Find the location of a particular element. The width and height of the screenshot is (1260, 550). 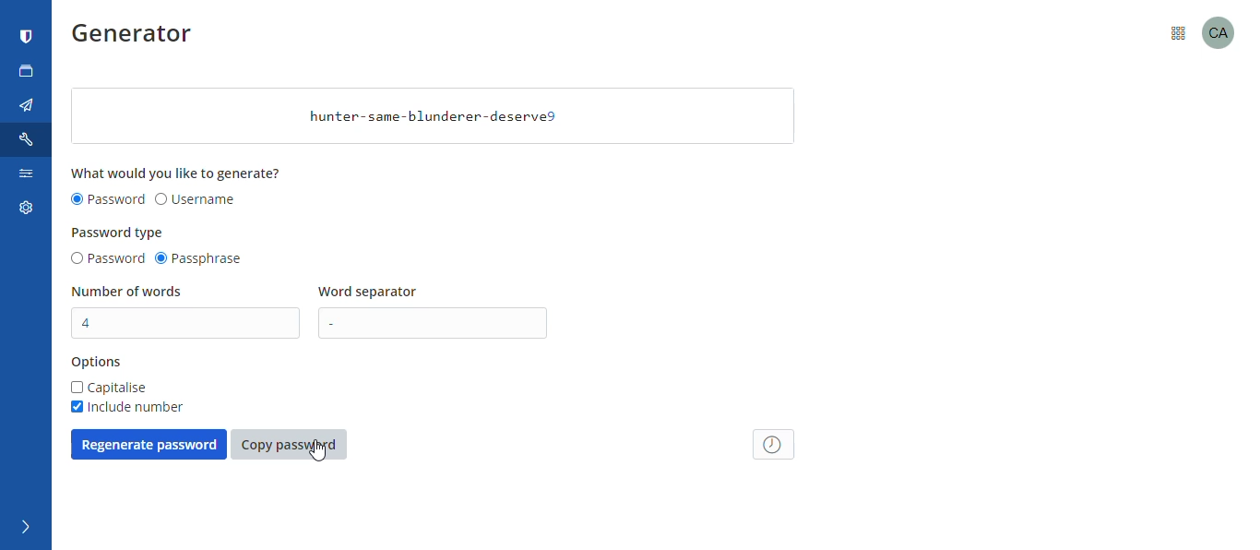

include number is located at coordinates (125, 407).